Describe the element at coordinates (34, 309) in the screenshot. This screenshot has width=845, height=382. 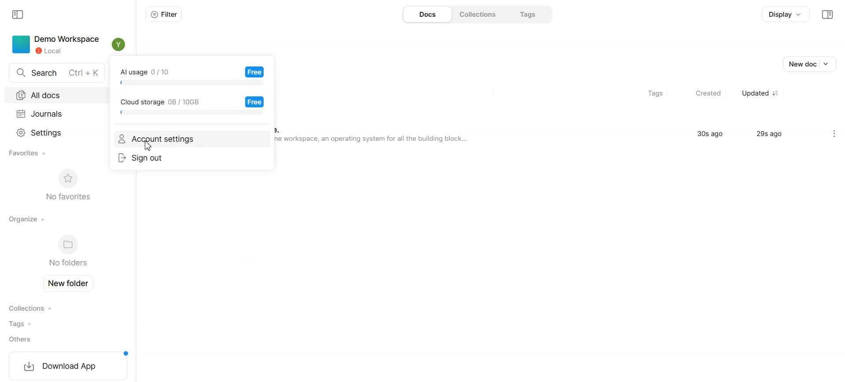
I see `Collections` at that location.